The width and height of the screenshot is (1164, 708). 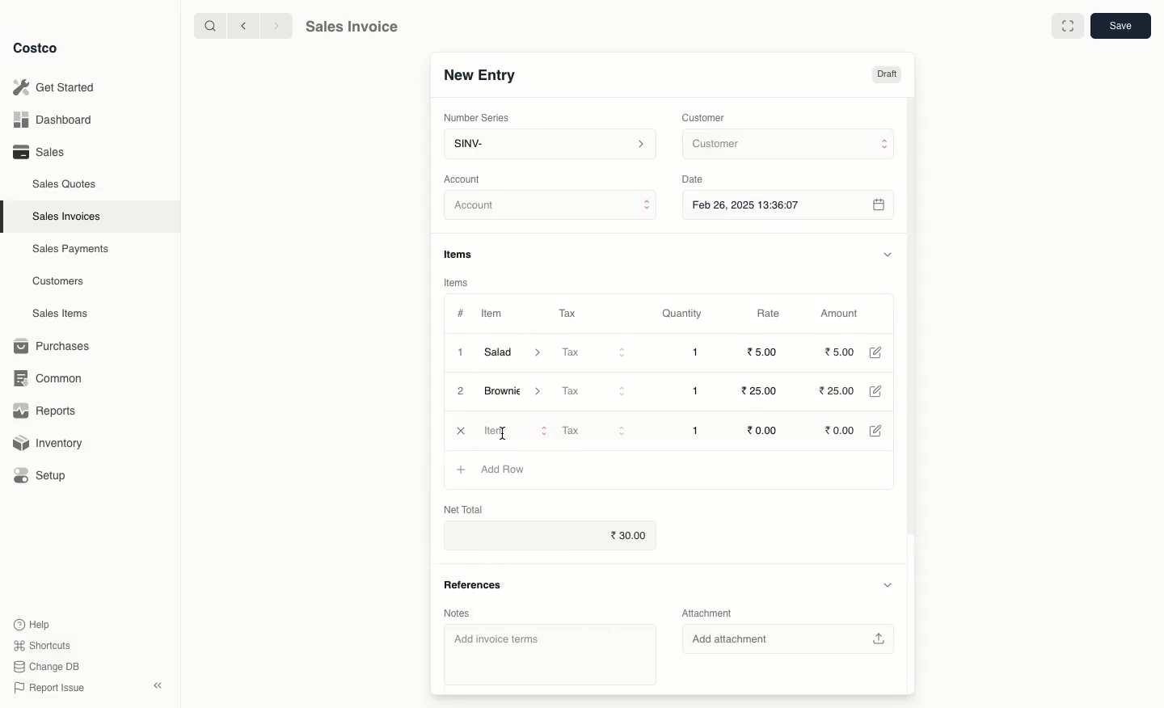 What do you see at coordinates (474, 118) in the screenshot?
I see `‘Number Series` at bounding box center [474, 118].